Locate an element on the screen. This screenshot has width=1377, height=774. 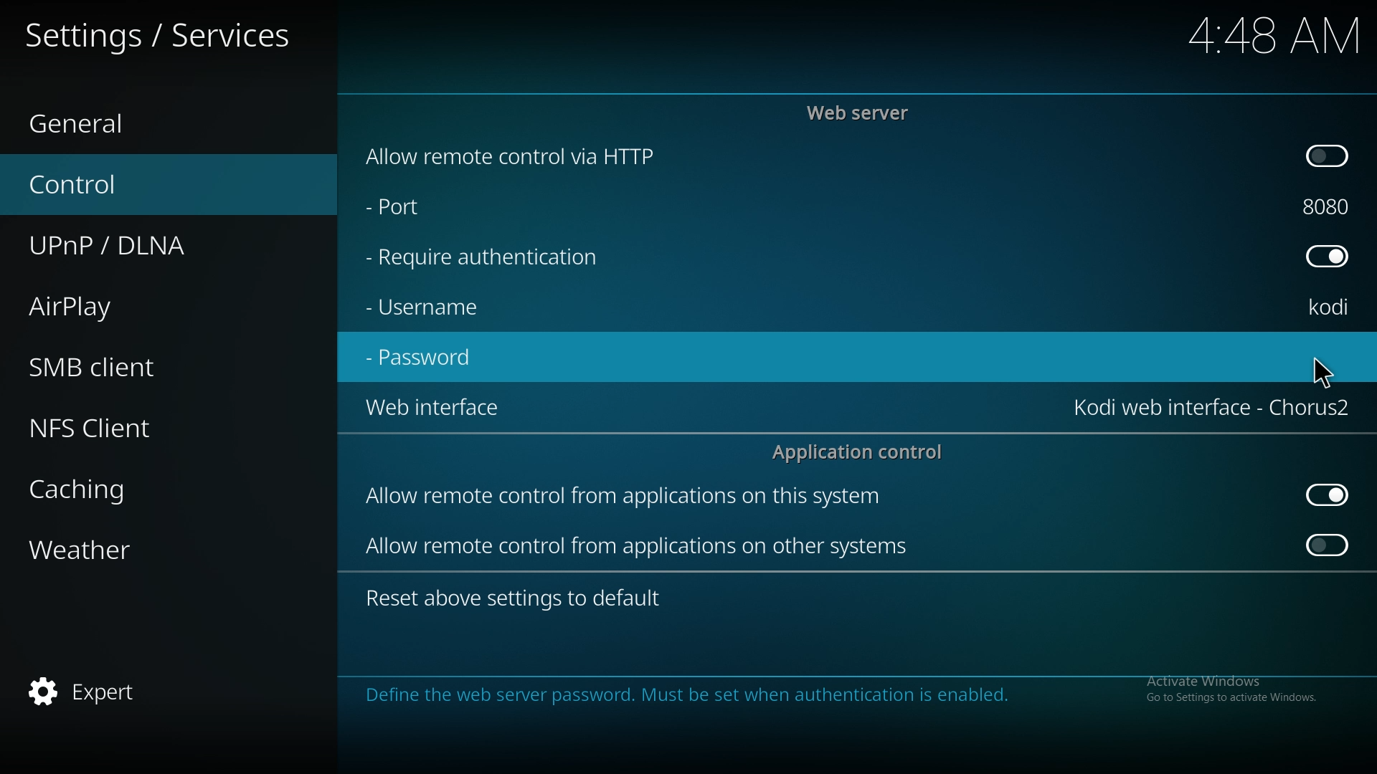
caching is located at coordinates (115, 490).